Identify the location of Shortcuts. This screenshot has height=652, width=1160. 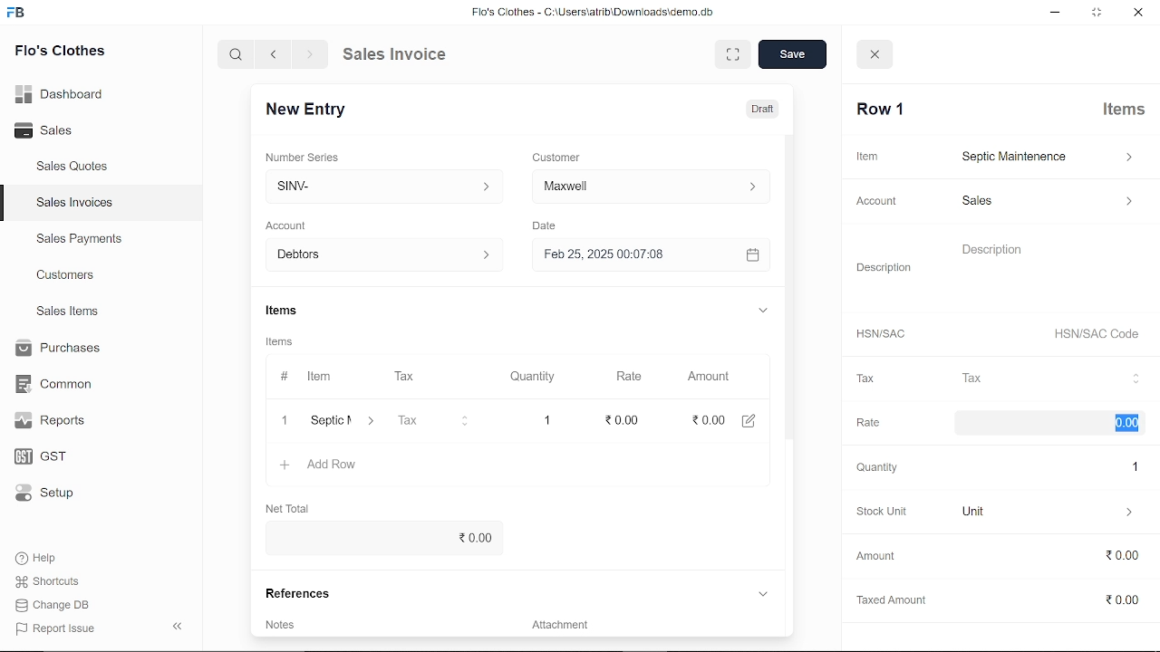
(49, 581).